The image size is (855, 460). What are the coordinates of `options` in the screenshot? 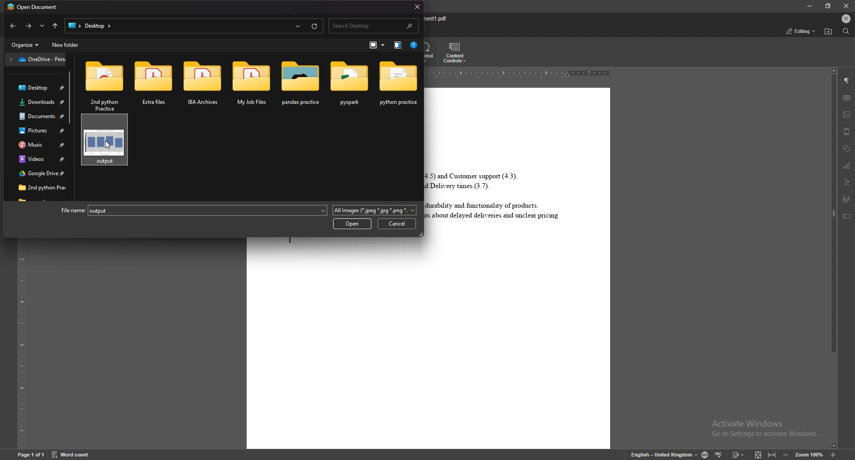 It's located at (41, 26).